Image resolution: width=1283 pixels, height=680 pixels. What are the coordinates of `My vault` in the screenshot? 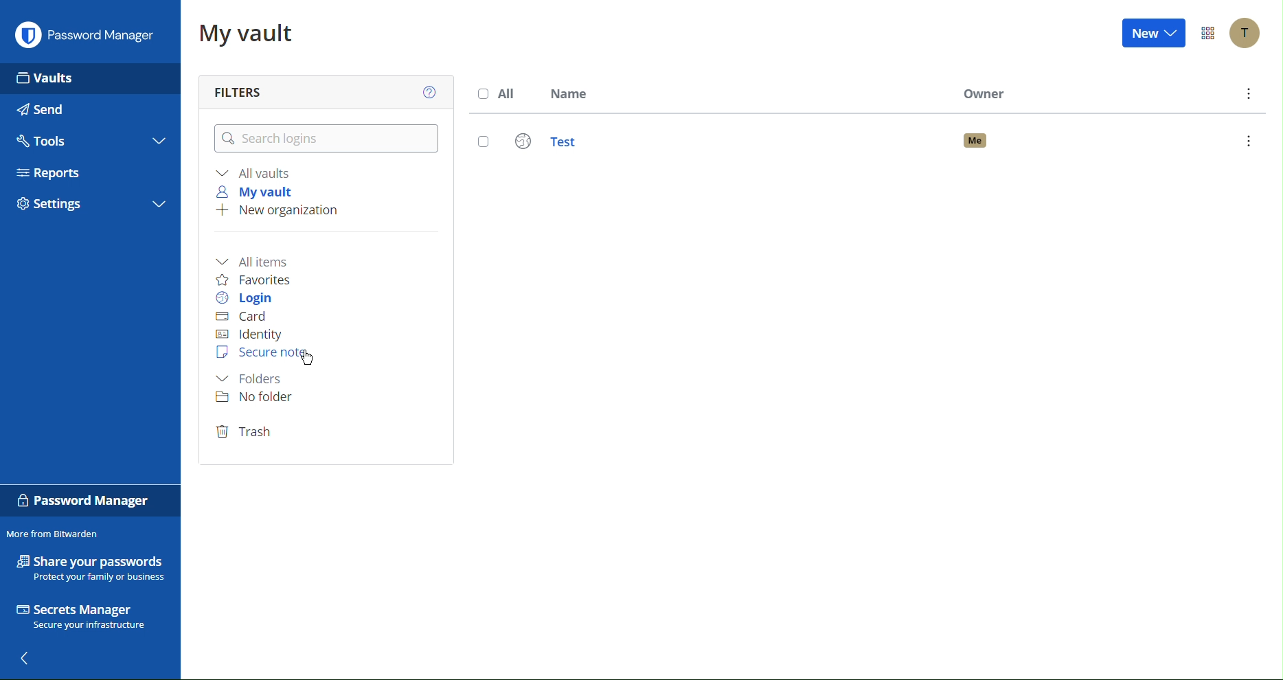 It's located at (253, 35).